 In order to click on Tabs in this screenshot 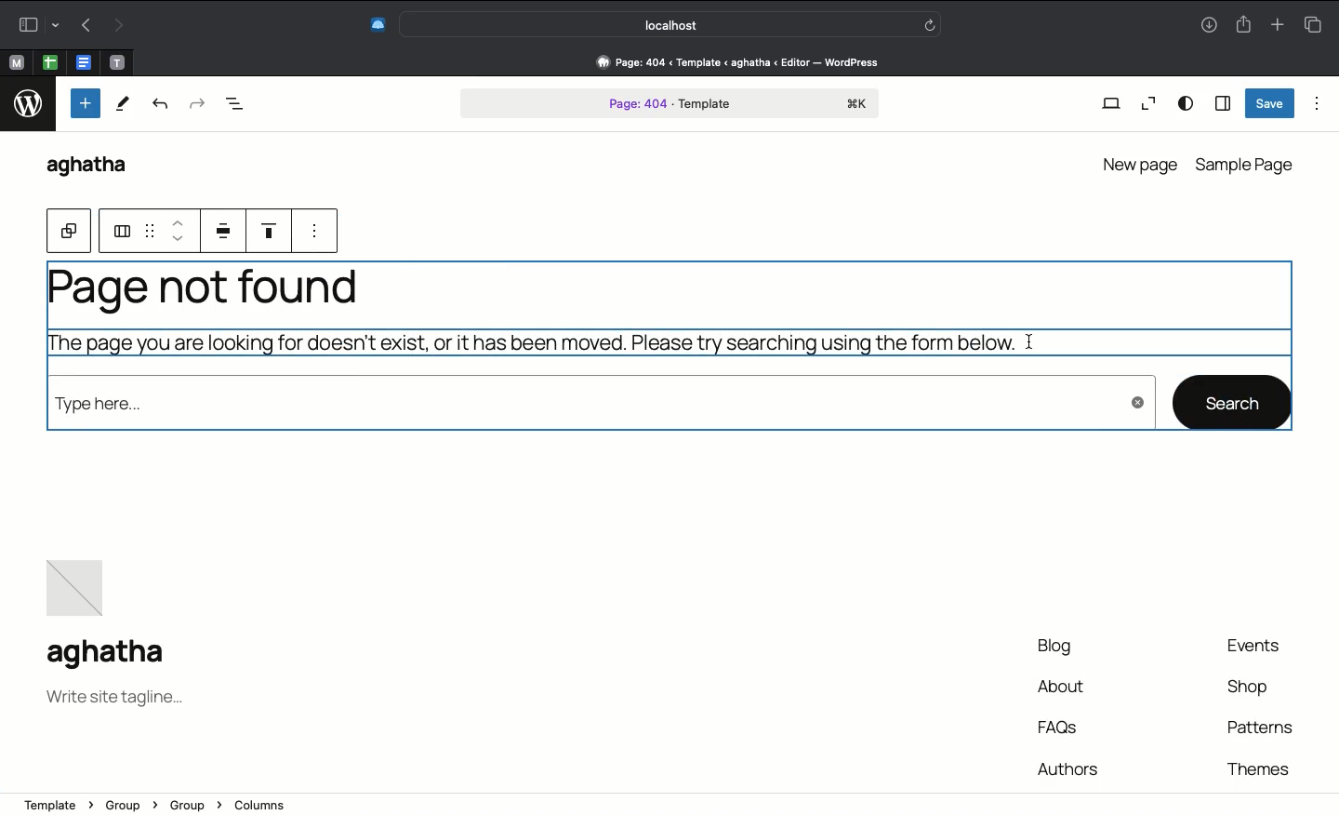, I will do `click(1318, 22)`.